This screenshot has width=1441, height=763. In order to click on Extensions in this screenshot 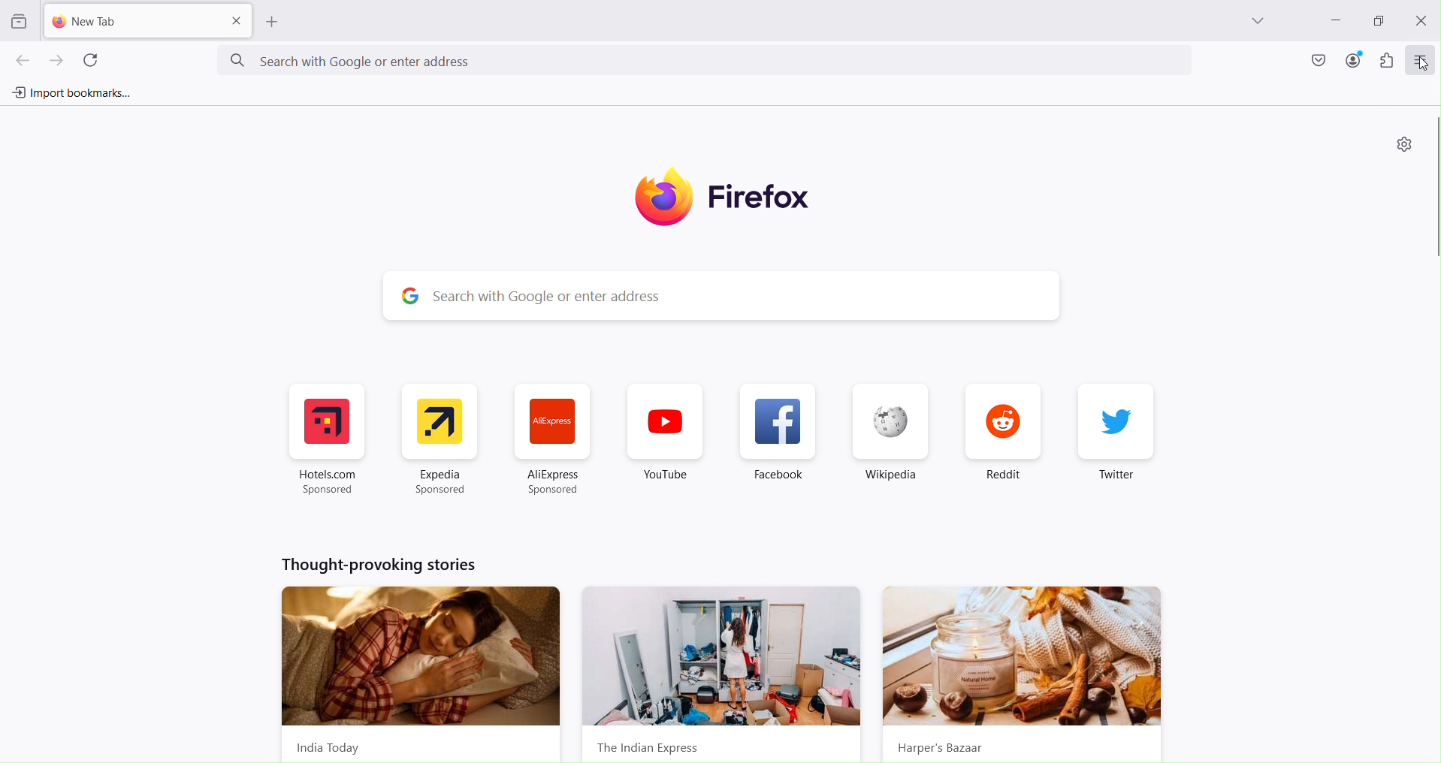, I will do `click(1388, 60)`.